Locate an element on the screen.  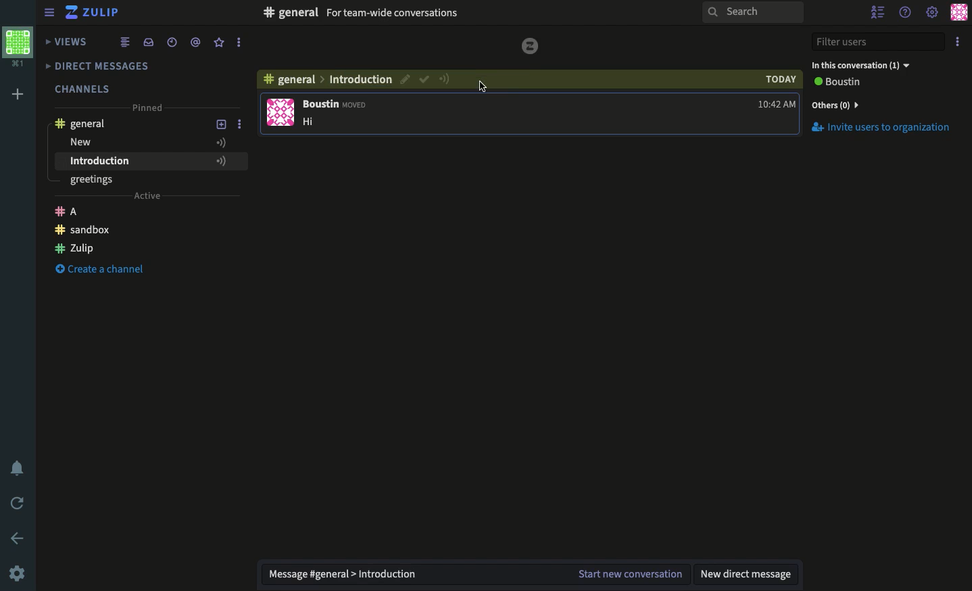
Signal is located at coordinates (445, 79).